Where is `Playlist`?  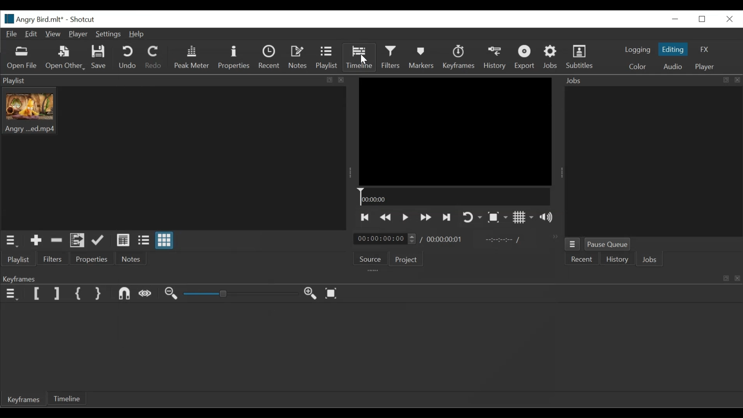 Playlist is located at coordinates (327, 57).